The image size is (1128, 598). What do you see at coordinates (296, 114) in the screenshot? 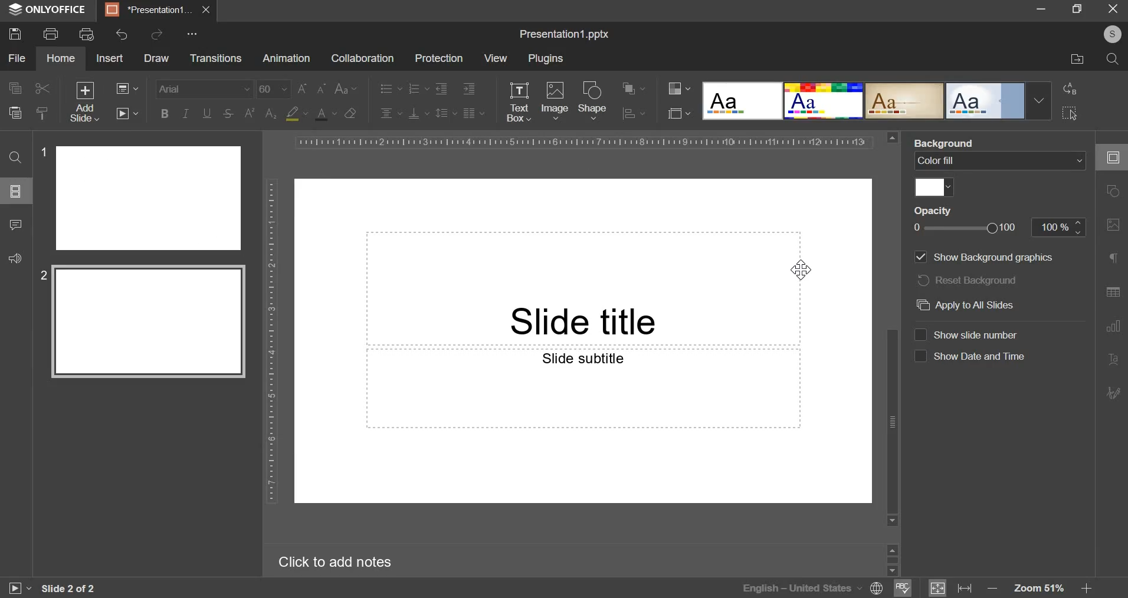
I see `fill color` at bounding box center [296, 114].